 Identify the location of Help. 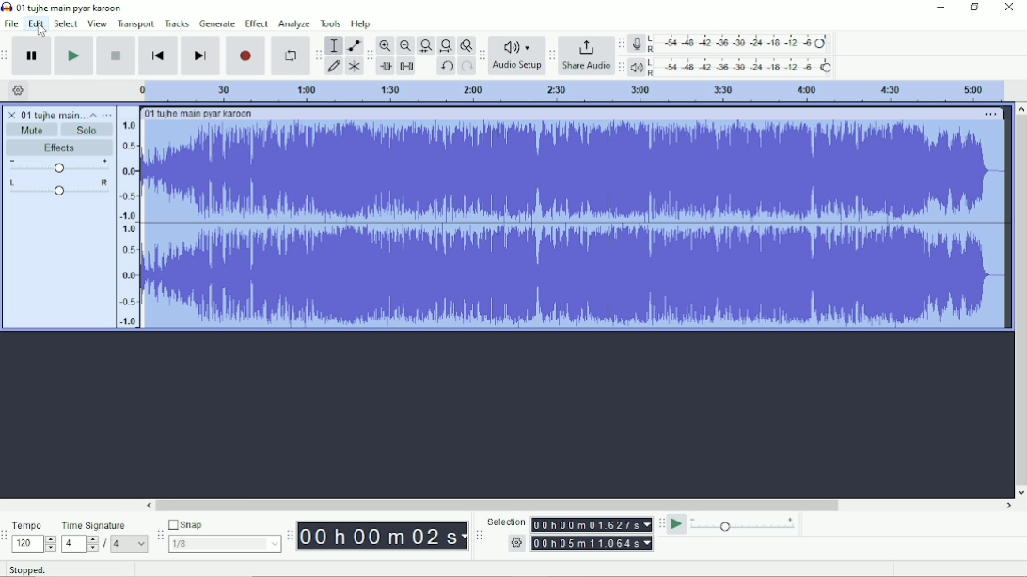
(362, 23).